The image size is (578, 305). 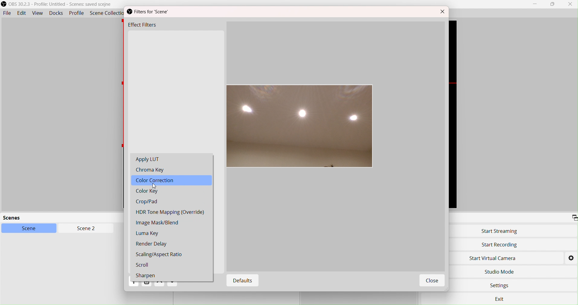 What do you see at coordinates (58, 14) in the screenshot?
I see `Docks` at bounding box center [58, 14].